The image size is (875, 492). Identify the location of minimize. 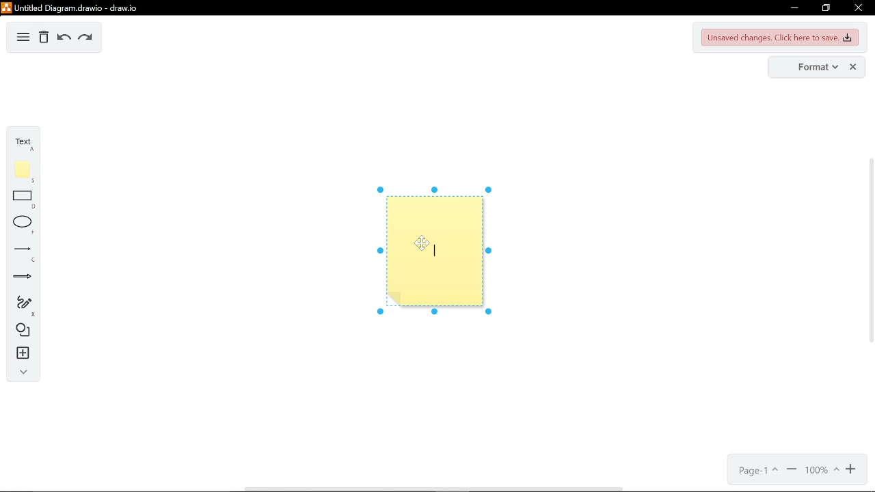
(792, 8).